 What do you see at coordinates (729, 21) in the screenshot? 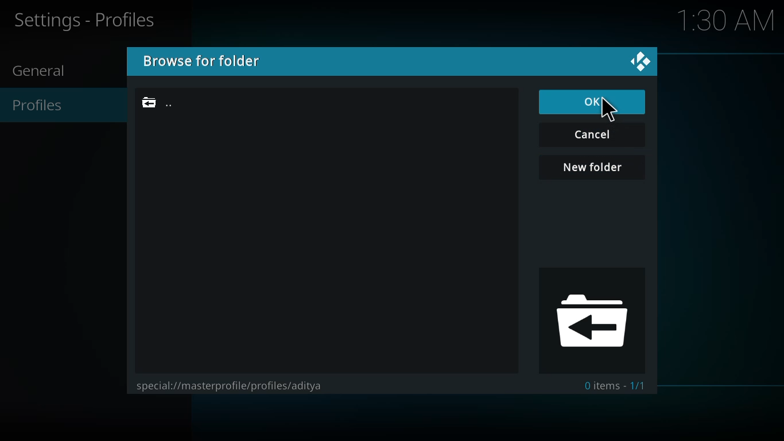
I see `time` at bounding box center [729, 21].